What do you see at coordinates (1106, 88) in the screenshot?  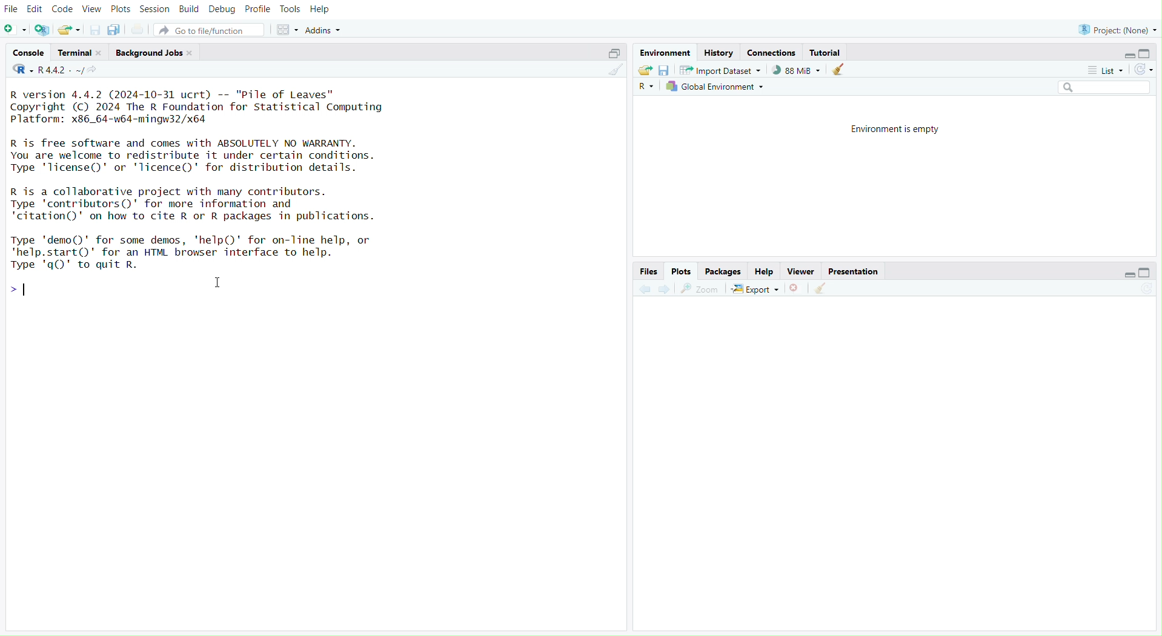 I see `Search bar` at bounding box center [1106, 88].